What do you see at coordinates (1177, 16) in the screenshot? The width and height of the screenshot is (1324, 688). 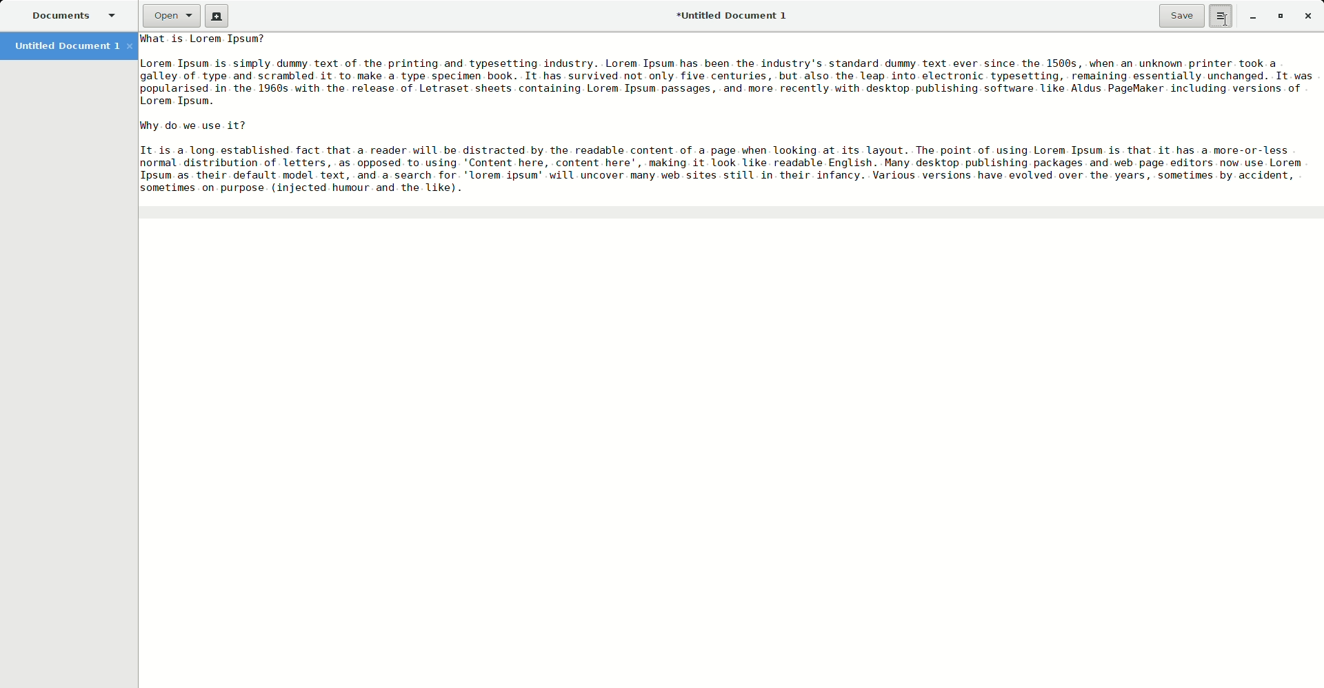 I see `Save` at bounding box center [1177, 16].